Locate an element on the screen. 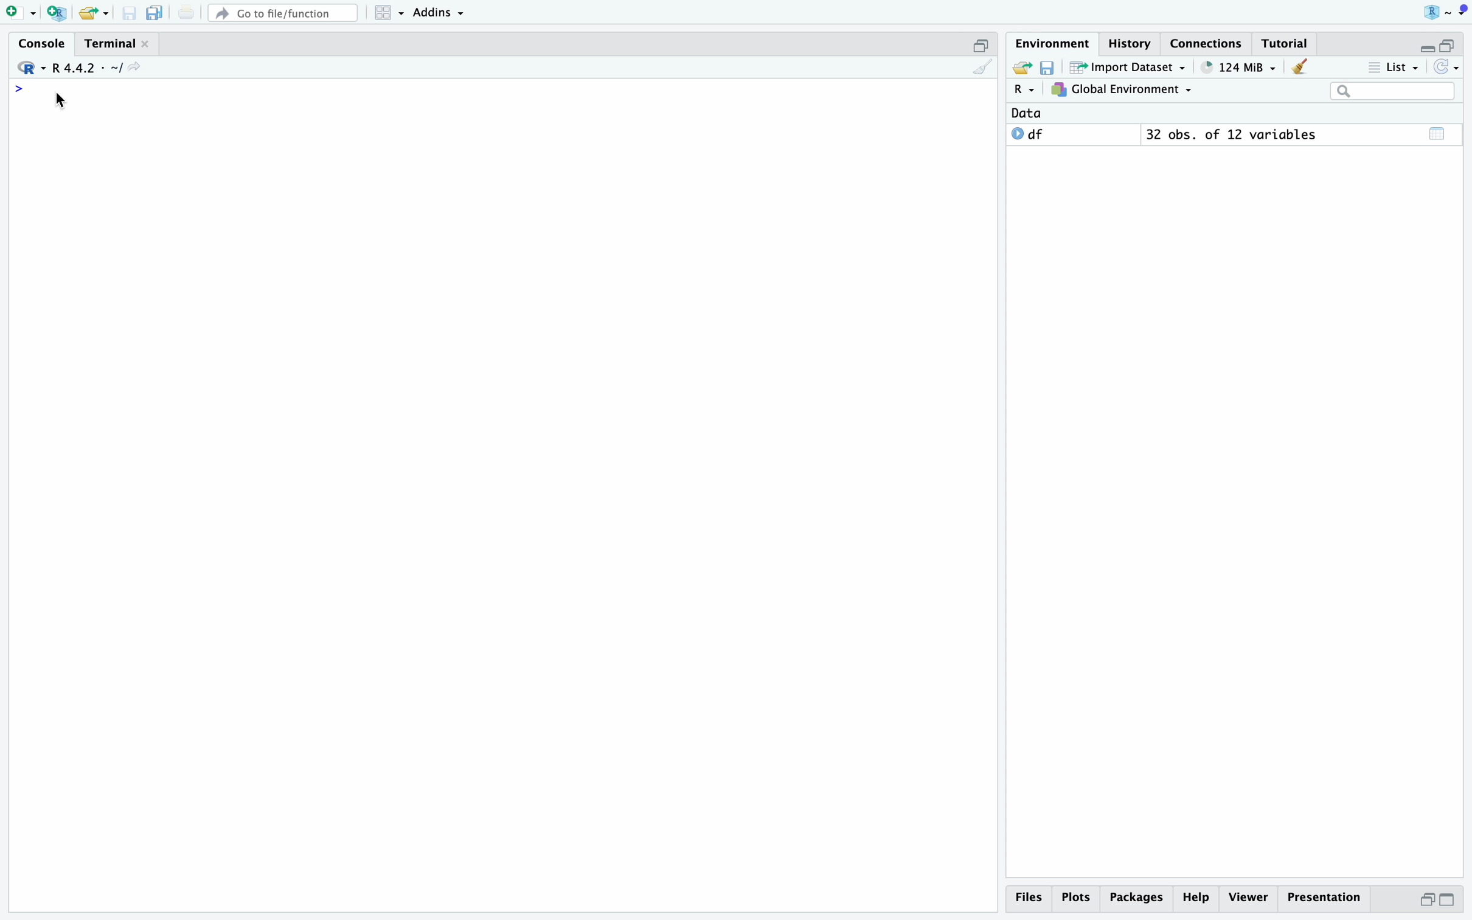 This screenshot has height=920, width=1472. go to file/function is located at coordinates (283, 13).